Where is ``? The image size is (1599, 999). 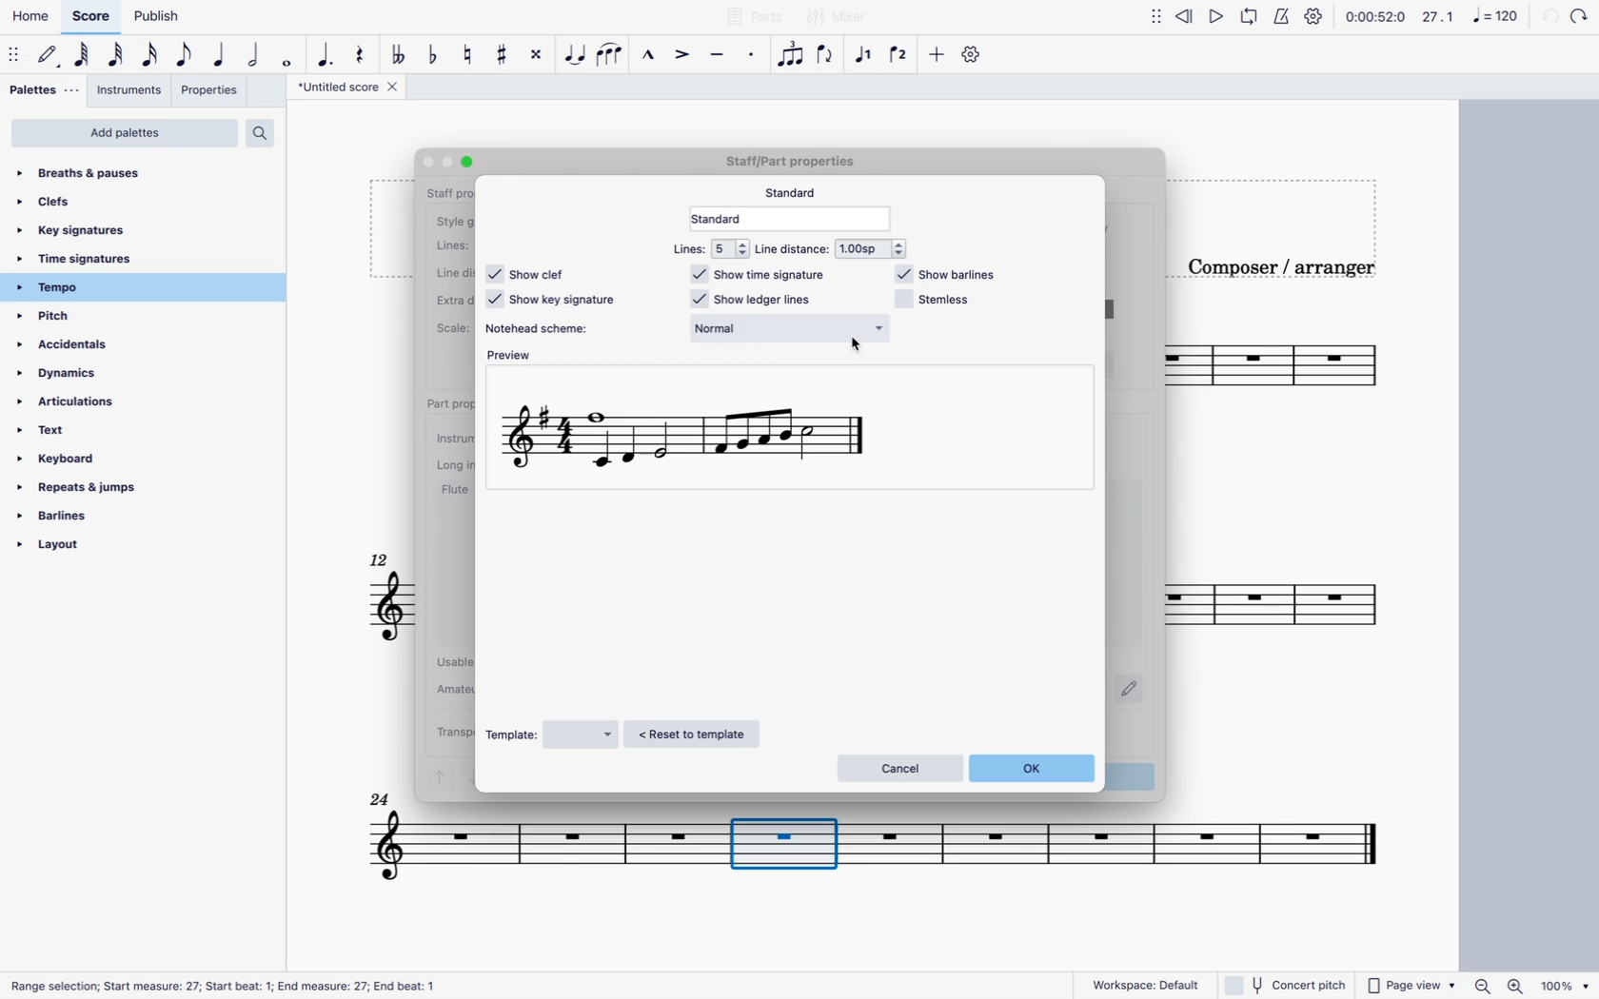  is located at coordinates (380, 798).